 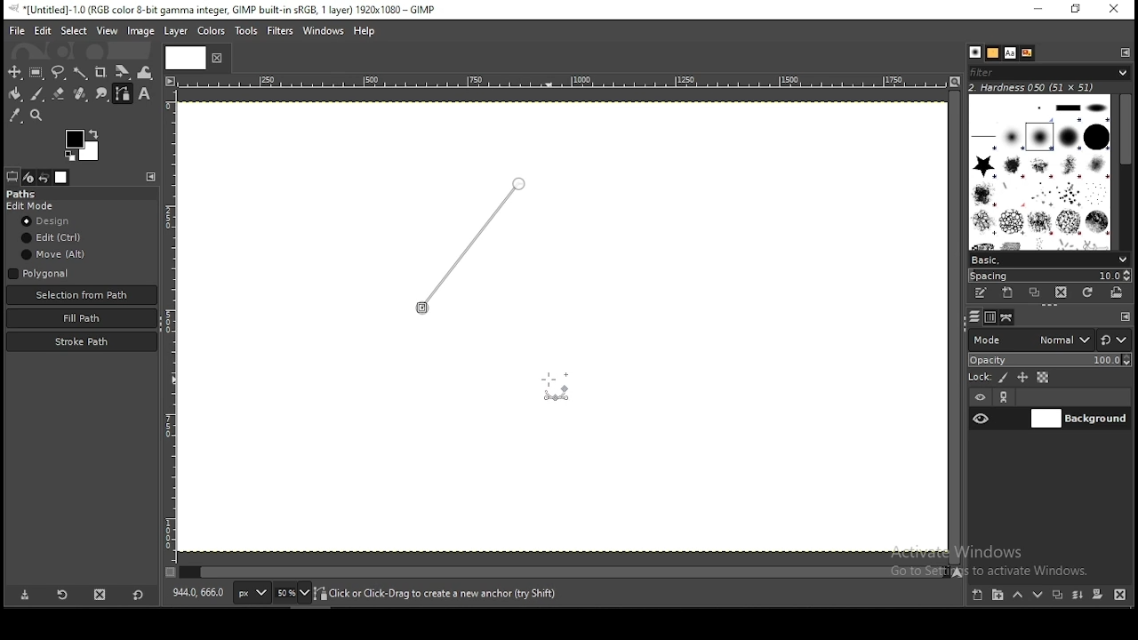 What do you see at coordinates (147, 96) in the screenshot?
I see ` text tool` at bounding box center [147, 96].